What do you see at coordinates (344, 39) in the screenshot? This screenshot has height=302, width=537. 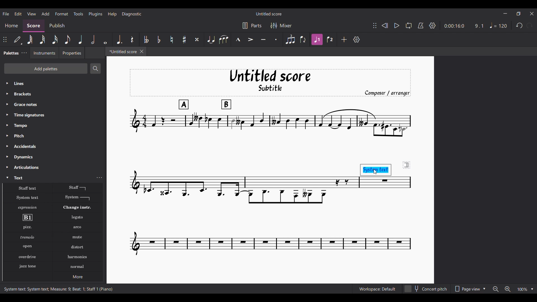 I see `Add` at bounding box center [344, 39].